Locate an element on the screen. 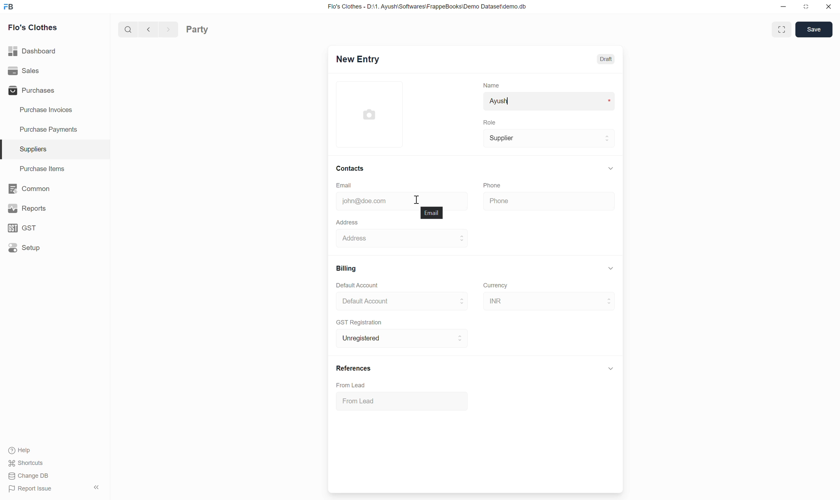 The height and width of the screenshot is (500, 840). Purchase Items is located at coordinates (55, 169).